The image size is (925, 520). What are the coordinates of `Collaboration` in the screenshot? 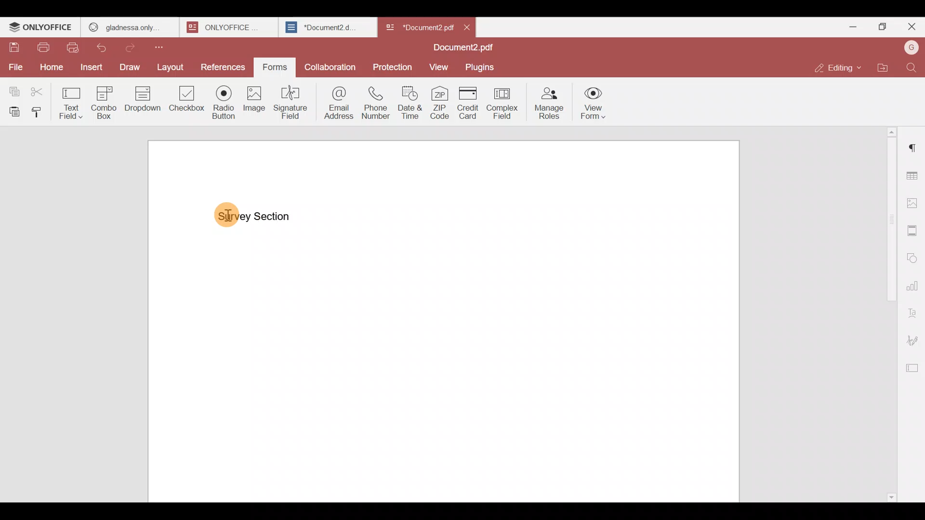 It's located at (332, 69).